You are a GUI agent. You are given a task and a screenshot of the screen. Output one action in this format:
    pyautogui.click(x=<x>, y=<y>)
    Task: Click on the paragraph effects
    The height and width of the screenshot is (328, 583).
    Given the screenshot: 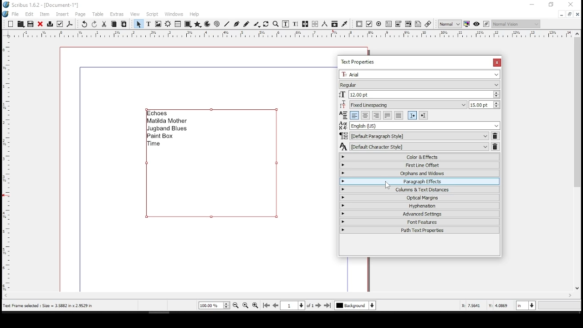 What is the action you would take?
    pyautogui.click(x=420, y=181)
    